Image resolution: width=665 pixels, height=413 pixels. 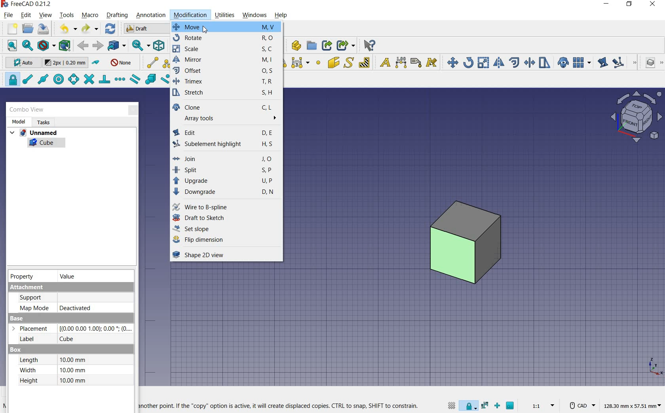 I want to click on Label, so click(x=24, y=339).